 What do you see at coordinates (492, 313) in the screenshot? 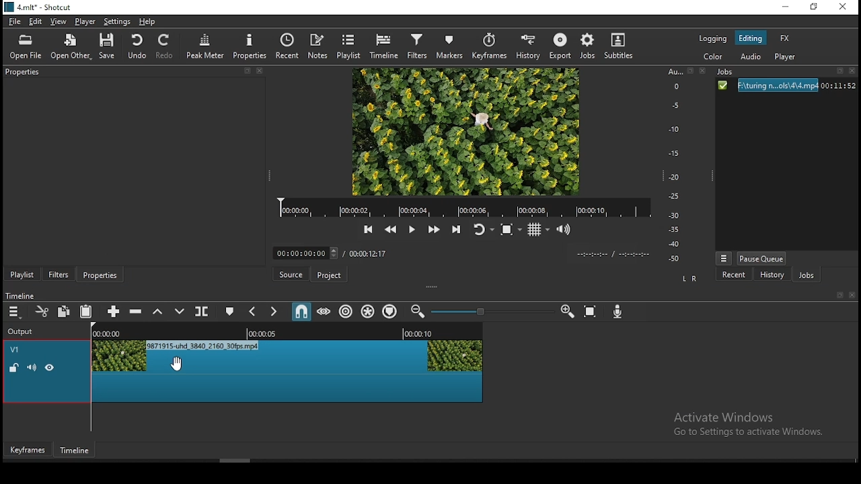
I see `zoom in or zoom out slider` at bounding box center [492, 313].